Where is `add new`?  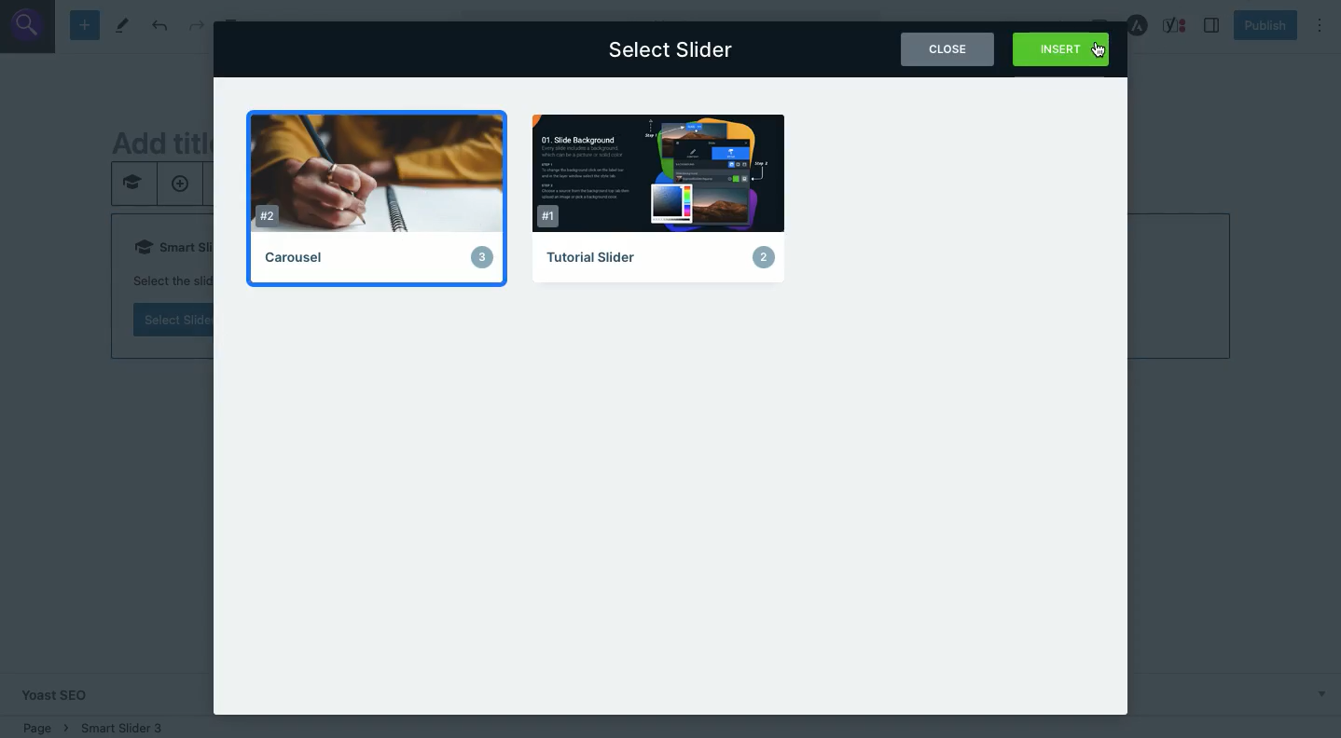 add new is located at coordinates (178, 184).